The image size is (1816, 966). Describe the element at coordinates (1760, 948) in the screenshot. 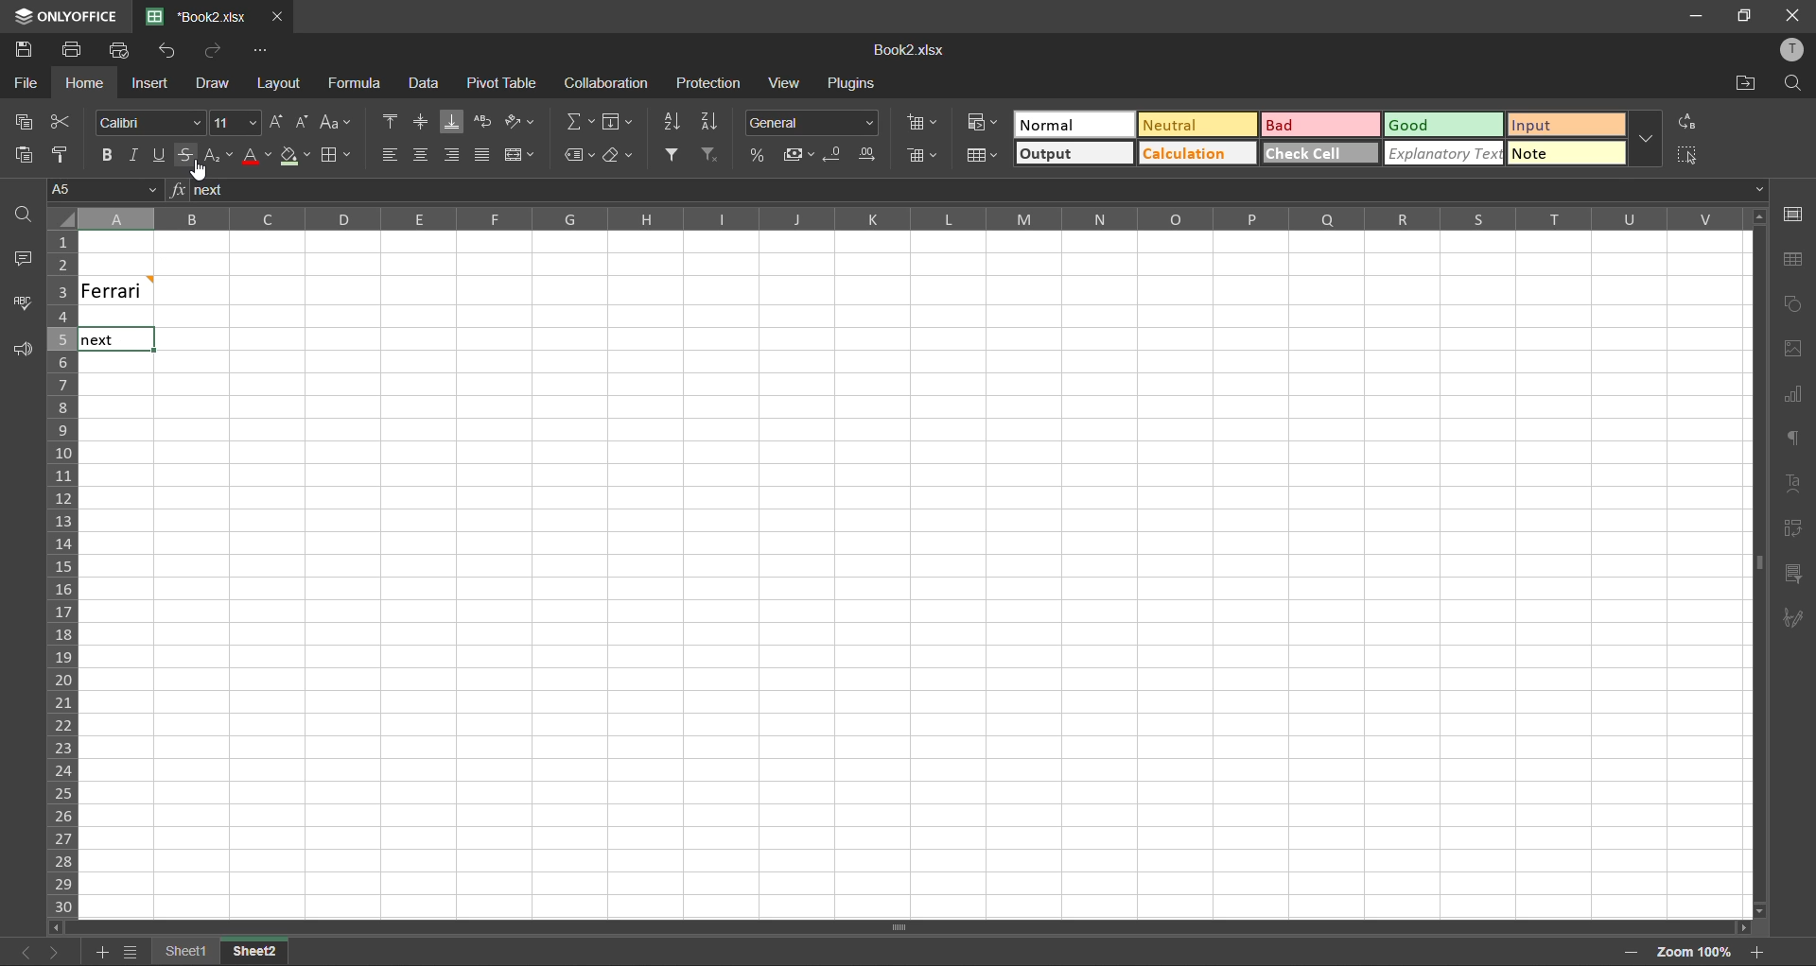

I see `zoom out` at that location.